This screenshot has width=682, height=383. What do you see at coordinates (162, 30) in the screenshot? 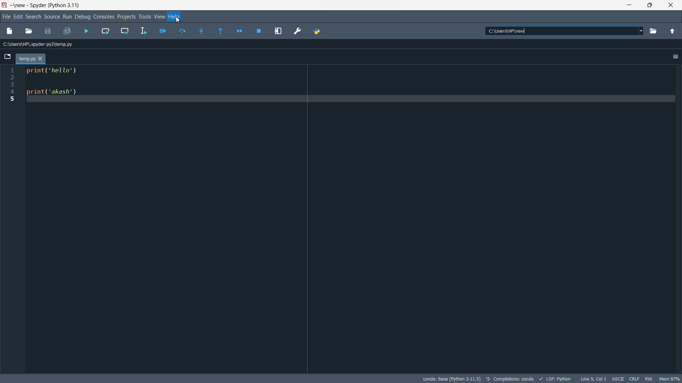
I see `debug file` at bounding box center [162, 30].